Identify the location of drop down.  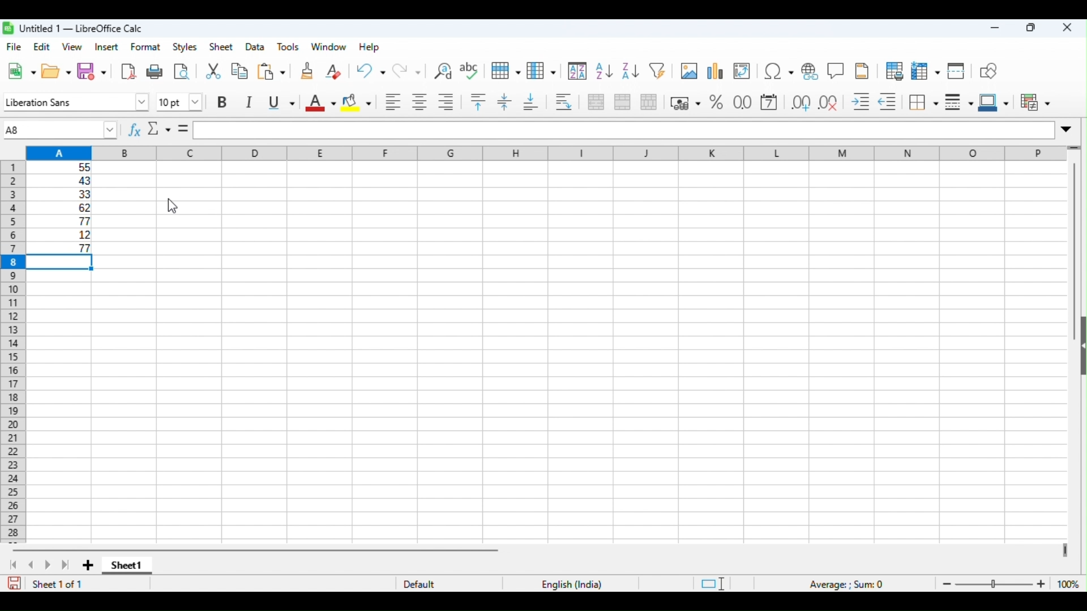
(110, 129).